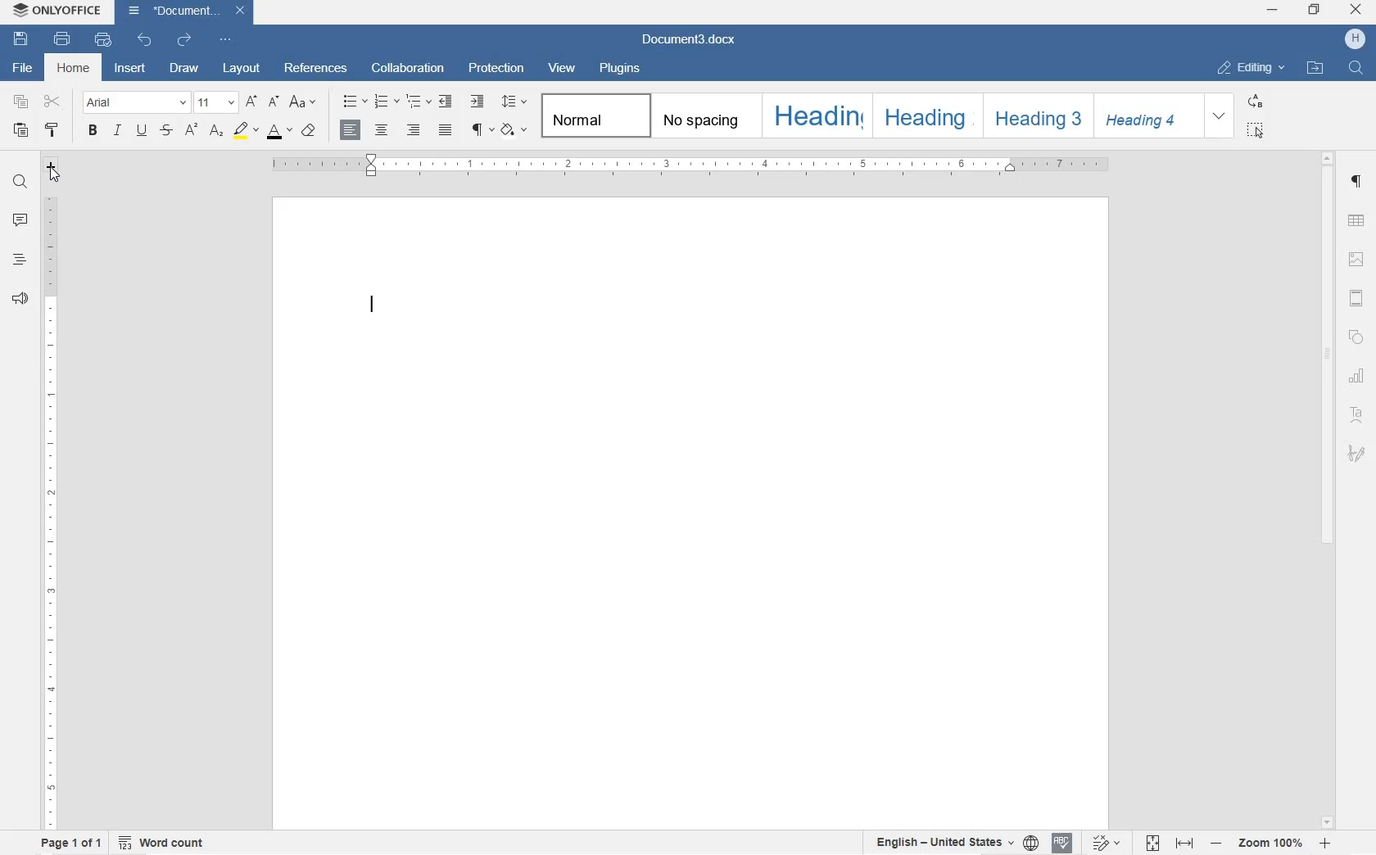 This screenshot has height=855, width=1376. What do you see at coordinates (219, 102) in the screenshot?
I see `FONT SIZE` at bounding box center [219, 102].